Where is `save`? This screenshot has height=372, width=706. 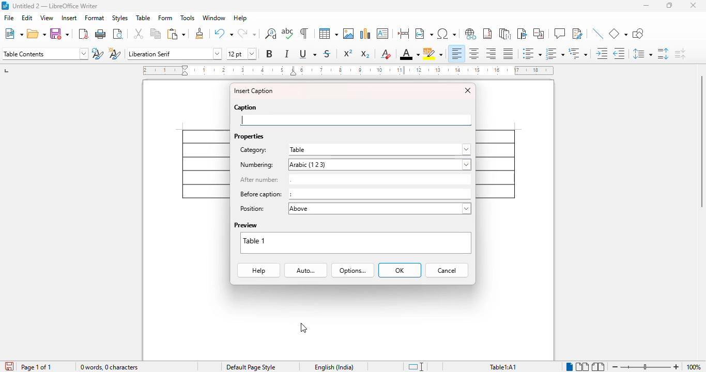
save is located at coordinates (59, 34).